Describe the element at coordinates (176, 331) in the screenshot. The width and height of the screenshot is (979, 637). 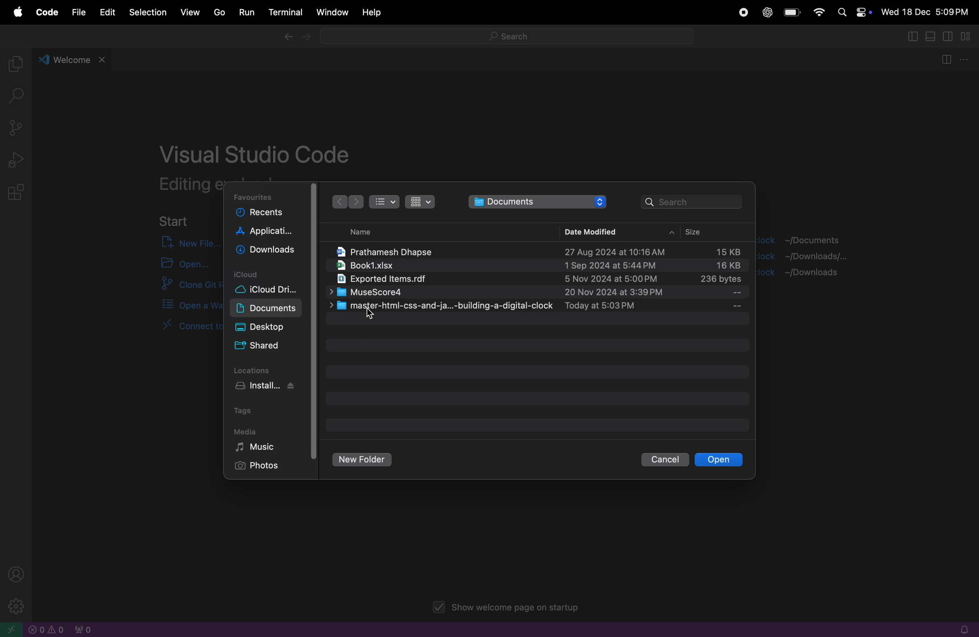
I see `connect` at that location.